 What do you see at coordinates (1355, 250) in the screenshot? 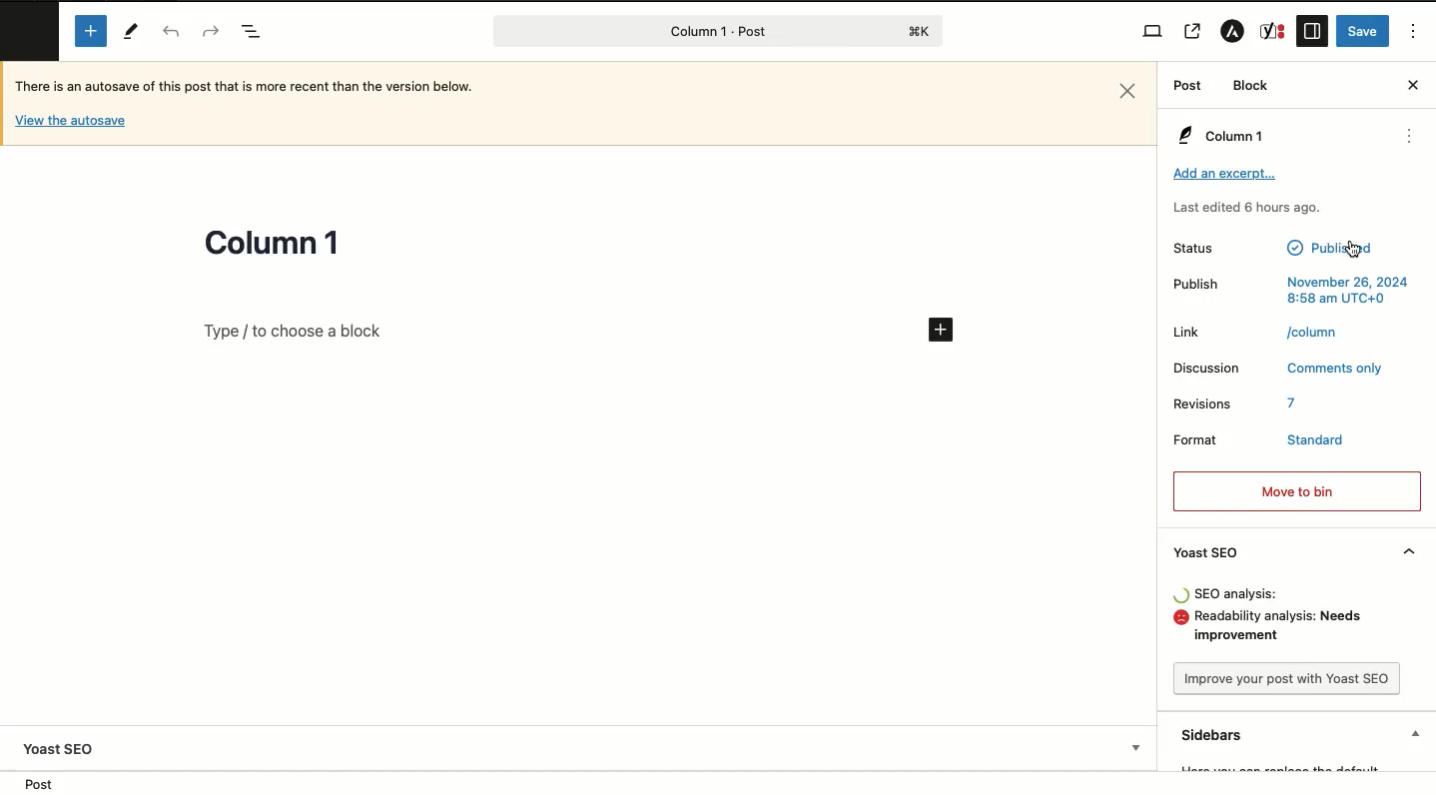
I see `cursor` at bounding box center [1355, 250].